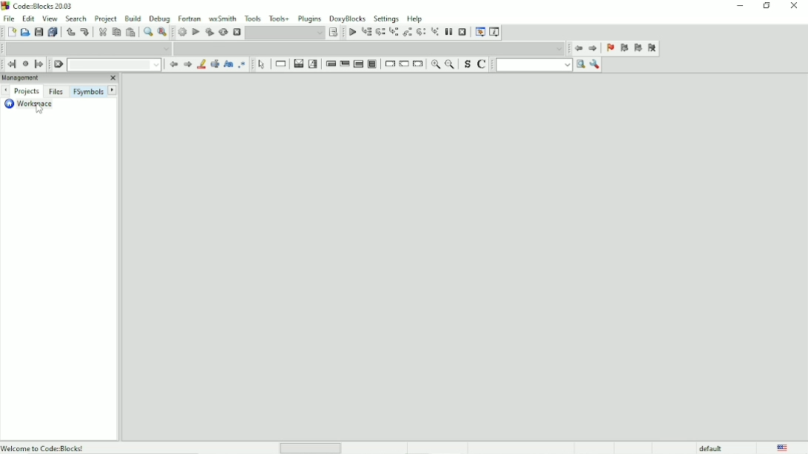 This screenshot has width=808, height=454. What do you see at coordinates (435, 33) in the screenshot?
I see `Step into instruction` at bounding box center [435, 33].